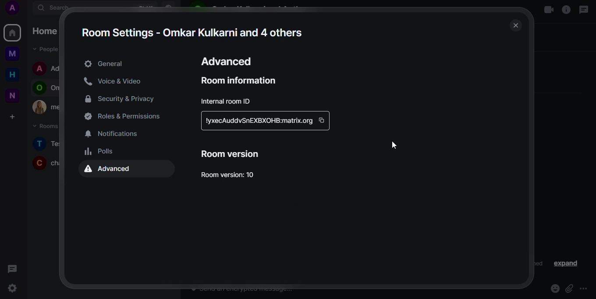 This screenshot has height=299, width=596. Describe the element at coordinates (585, 10) in the screenshot. I see `threads` at that location.